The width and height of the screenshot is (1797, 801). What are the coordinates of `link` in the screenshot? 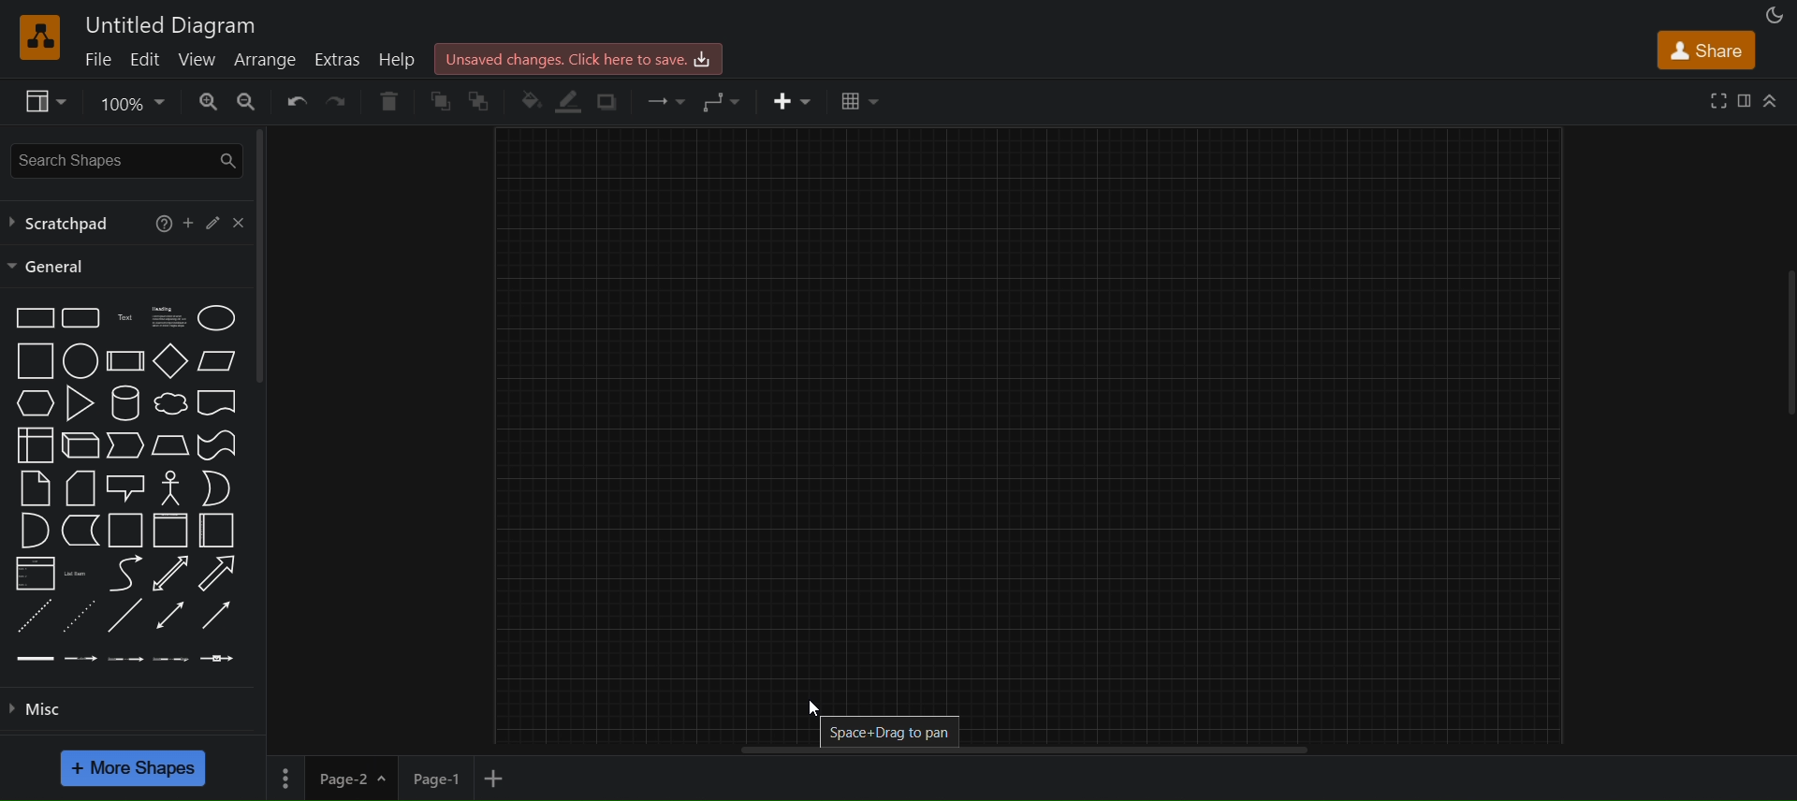 It's located at (36, 657).